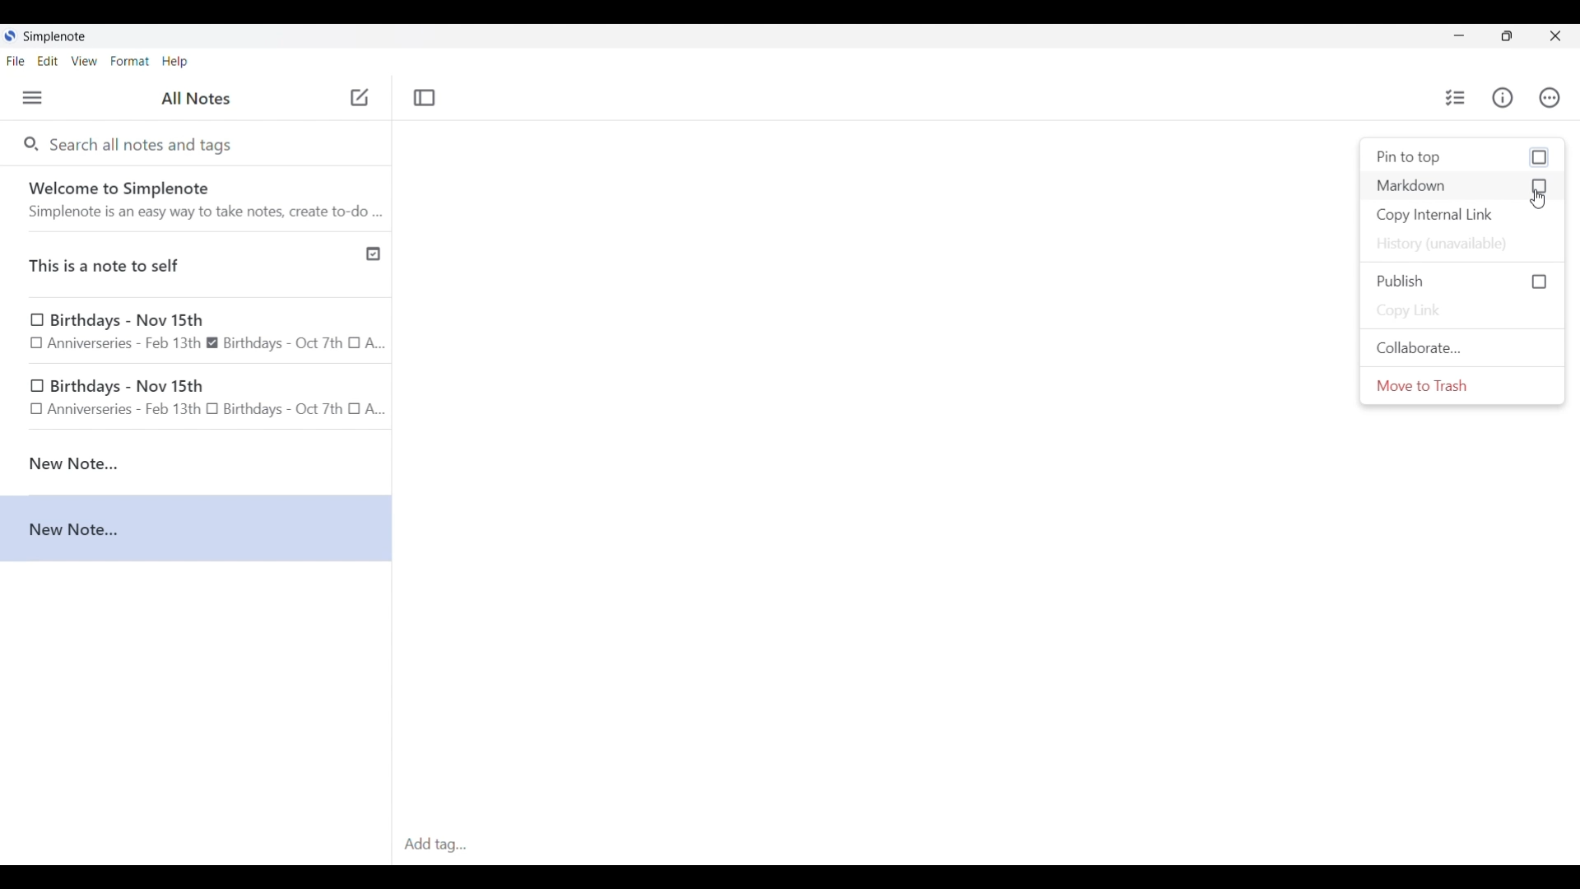  What do you see at coordinates (1503, 97) in the screenshot?
I see `Info` at bounding box center [1503, 97].